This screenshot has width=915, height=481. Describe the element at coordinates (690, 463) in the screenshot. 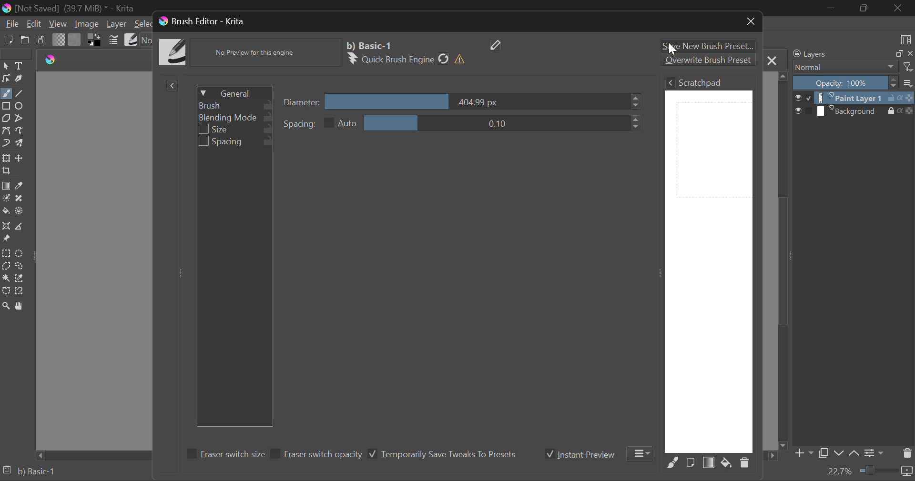

I see `Fill area with current Image` at that location.